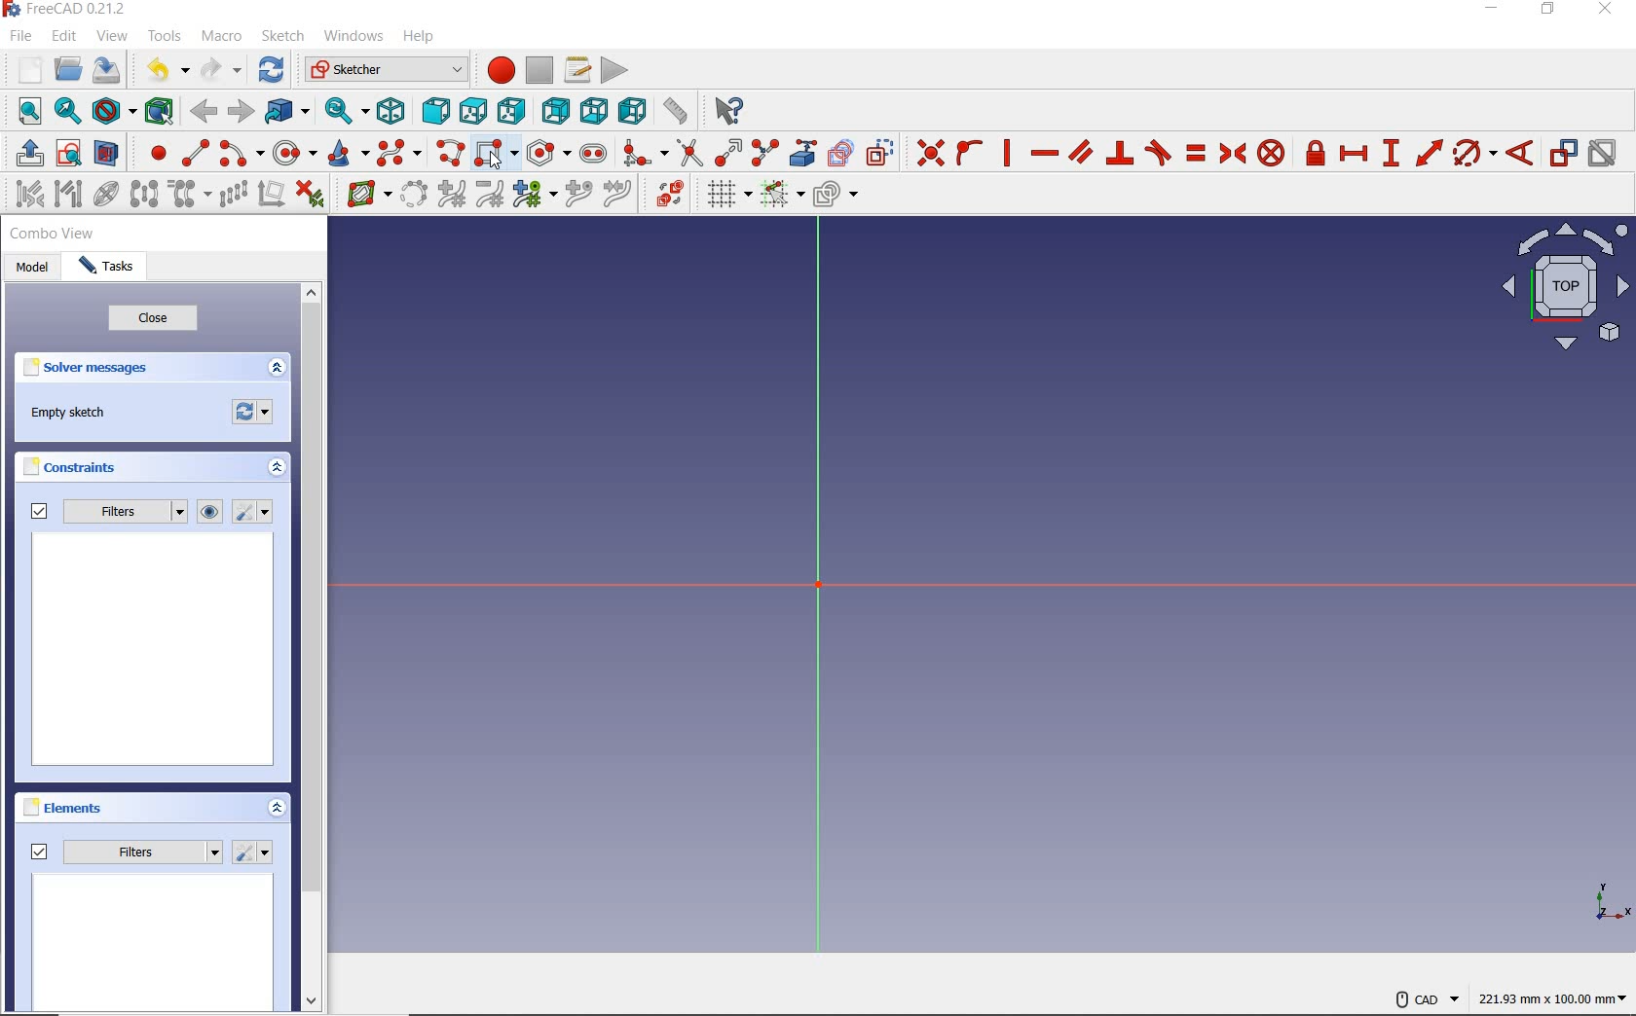  What do you see at coordinates (413, 194) in the screenshot?
I see `convert geometry to b-spline` at bounding box center [413, 194].